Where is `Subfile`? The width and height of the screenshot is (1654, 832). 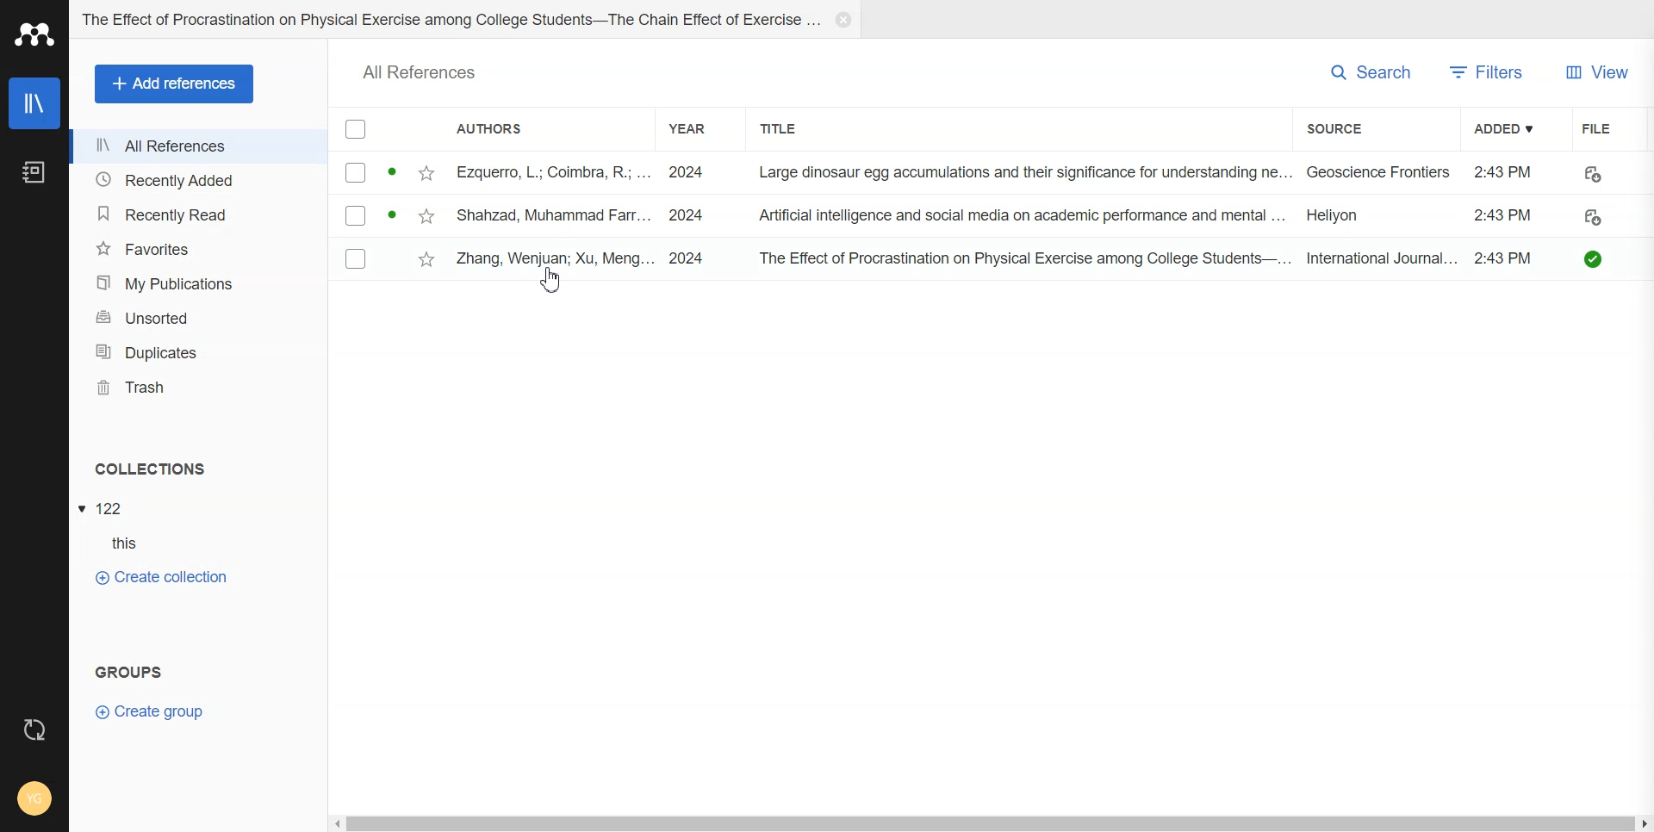 Subfile is located at coordinates (110, 543).